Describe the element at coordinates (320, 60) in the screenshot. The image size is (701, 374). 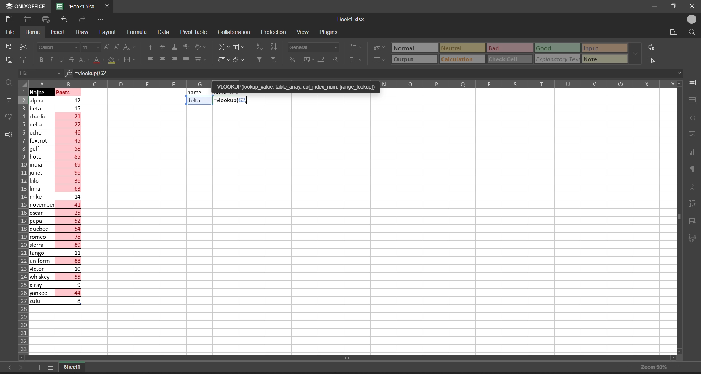
I see `decrease decimal` at that location.